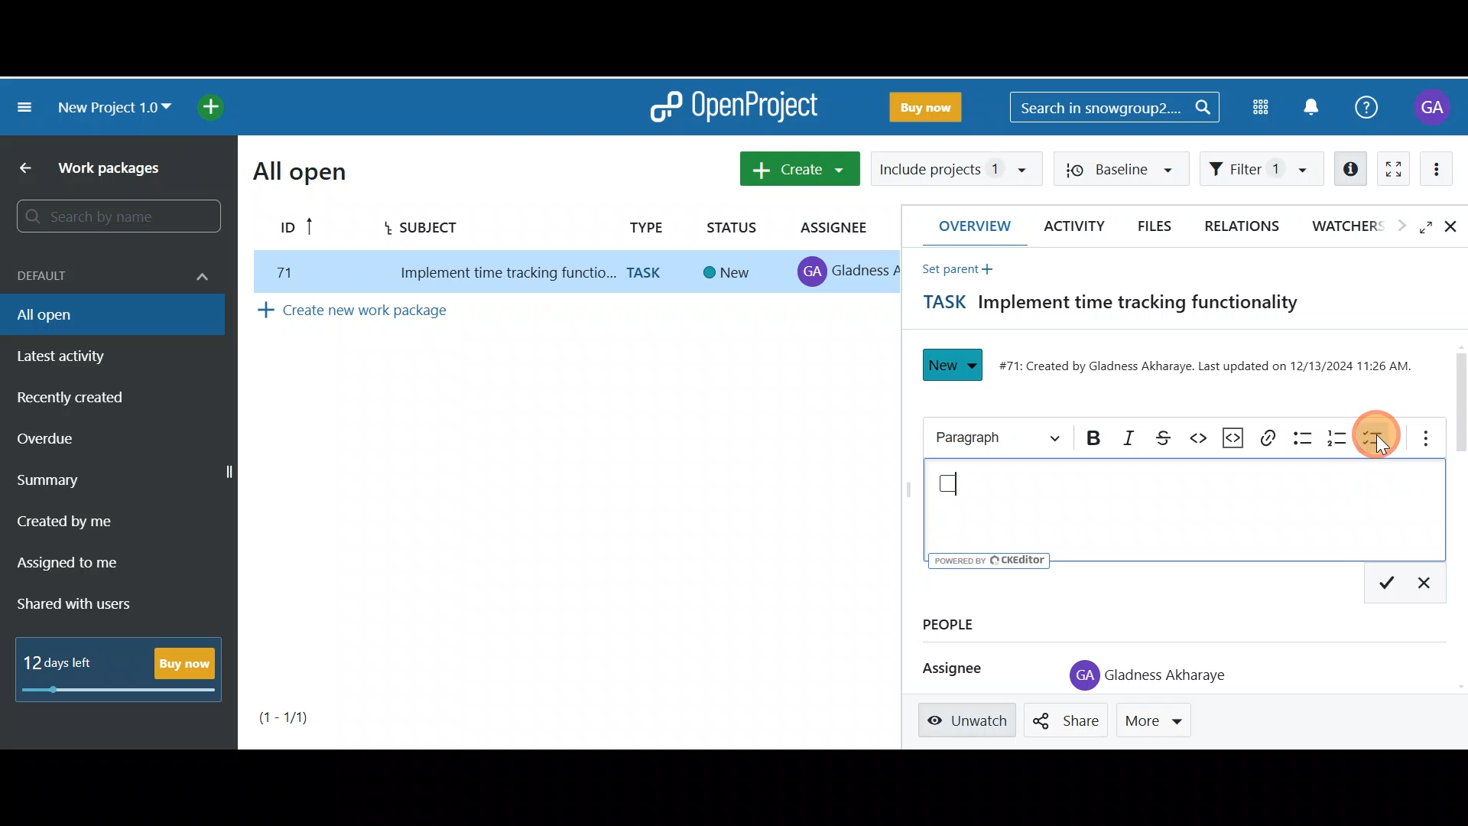  I want to click on Bulleted list, so click(1302, 437).